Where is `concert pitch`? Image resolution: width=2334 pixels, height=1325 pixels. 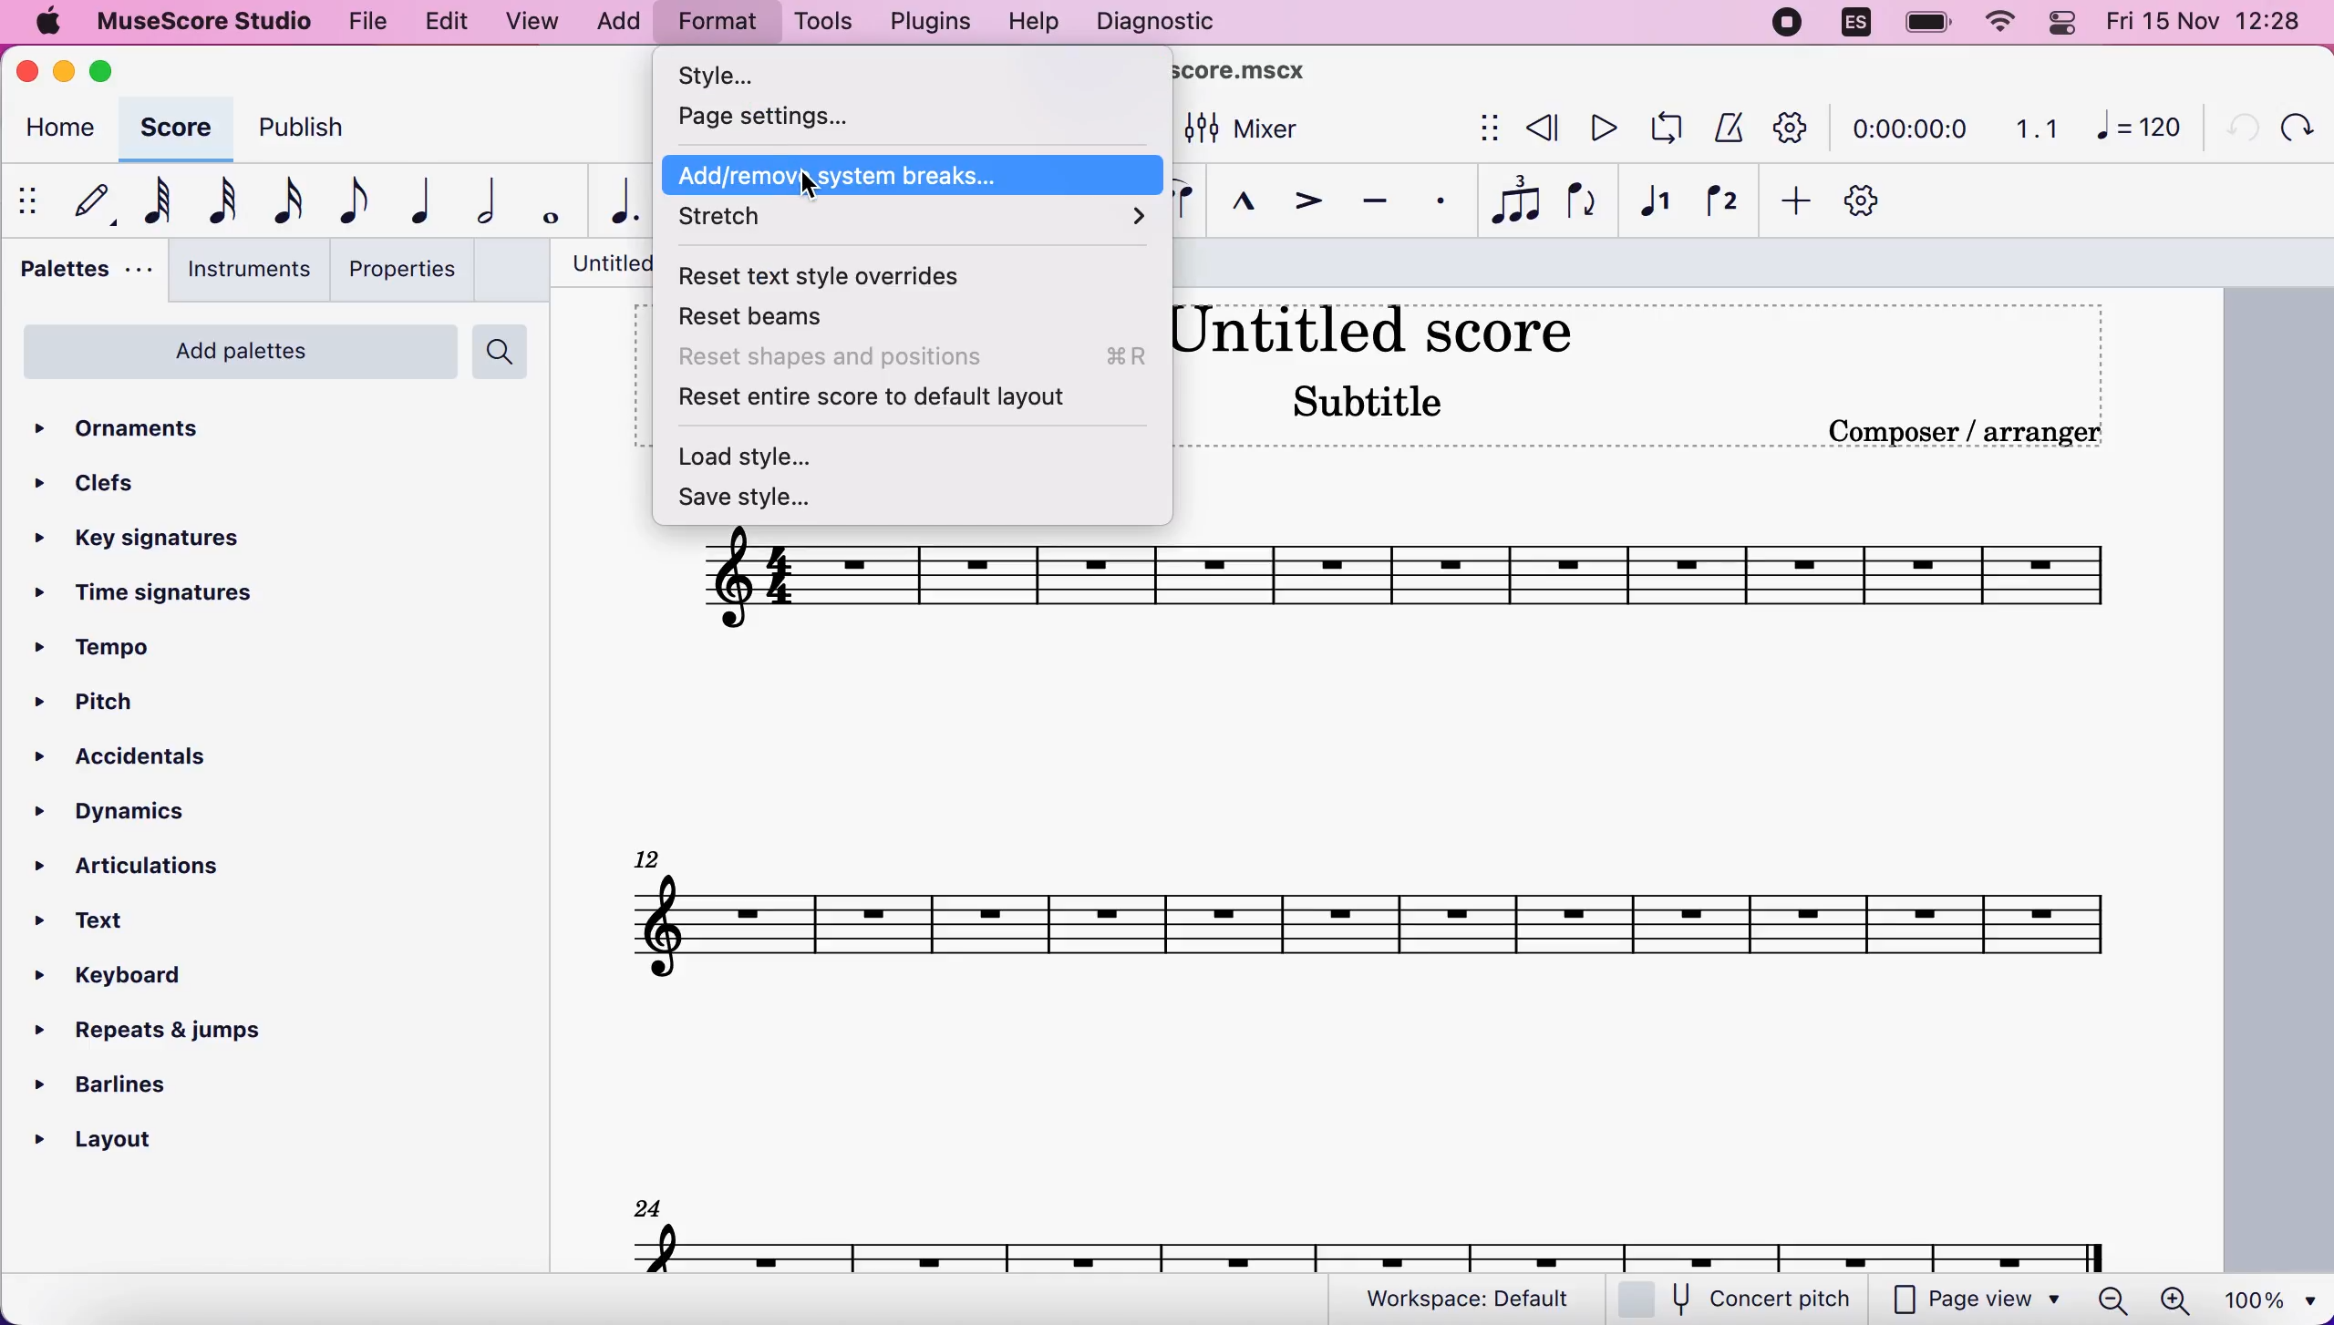 concert pitch is located at coordinates (1746, 1300).